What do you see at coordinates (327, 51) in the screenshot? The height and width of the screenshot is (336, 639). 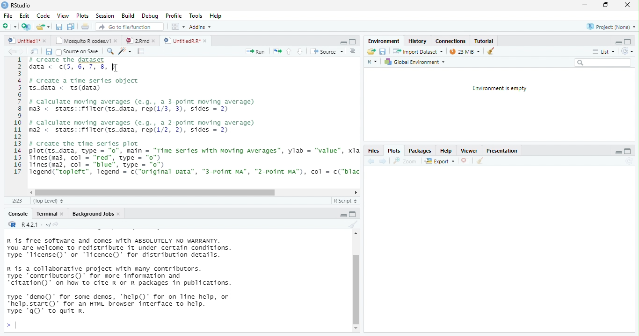 I see `‘Source` at bounding box center [327, 51].